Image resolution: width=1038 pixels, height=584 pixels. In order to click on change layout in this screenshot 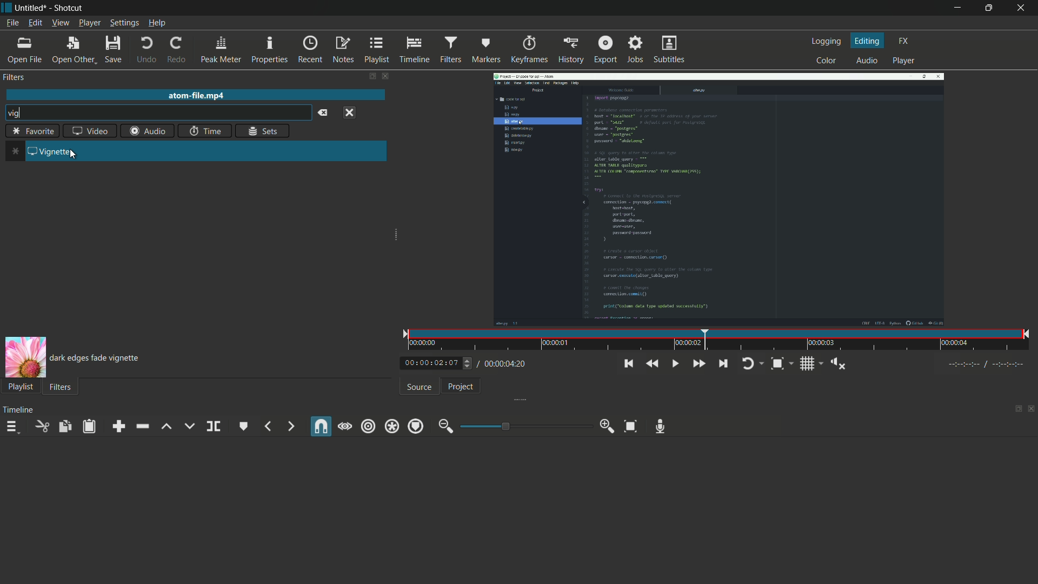, I will do `click(1015, 409)`.